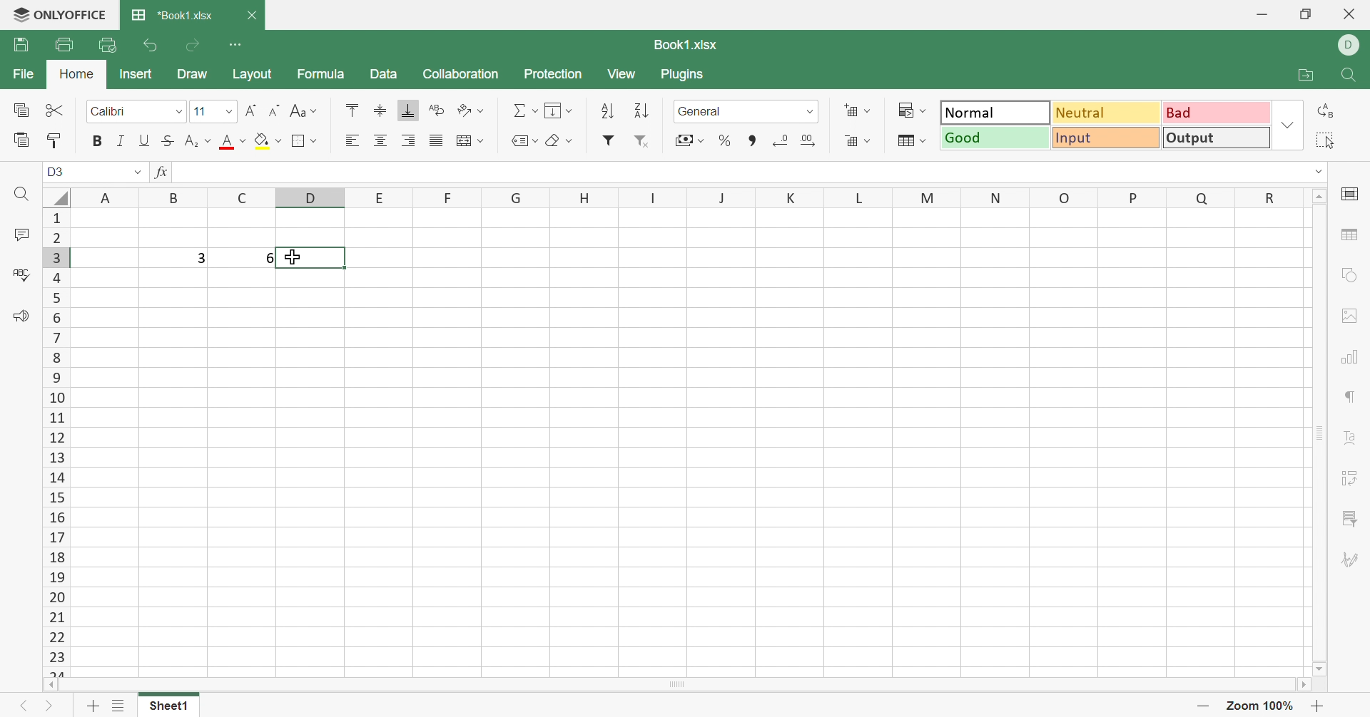 This screenshot has height=717, width=1370. Describe the element at coordinates (109, 42) in the screenshot. I see `Quick print` at that location.